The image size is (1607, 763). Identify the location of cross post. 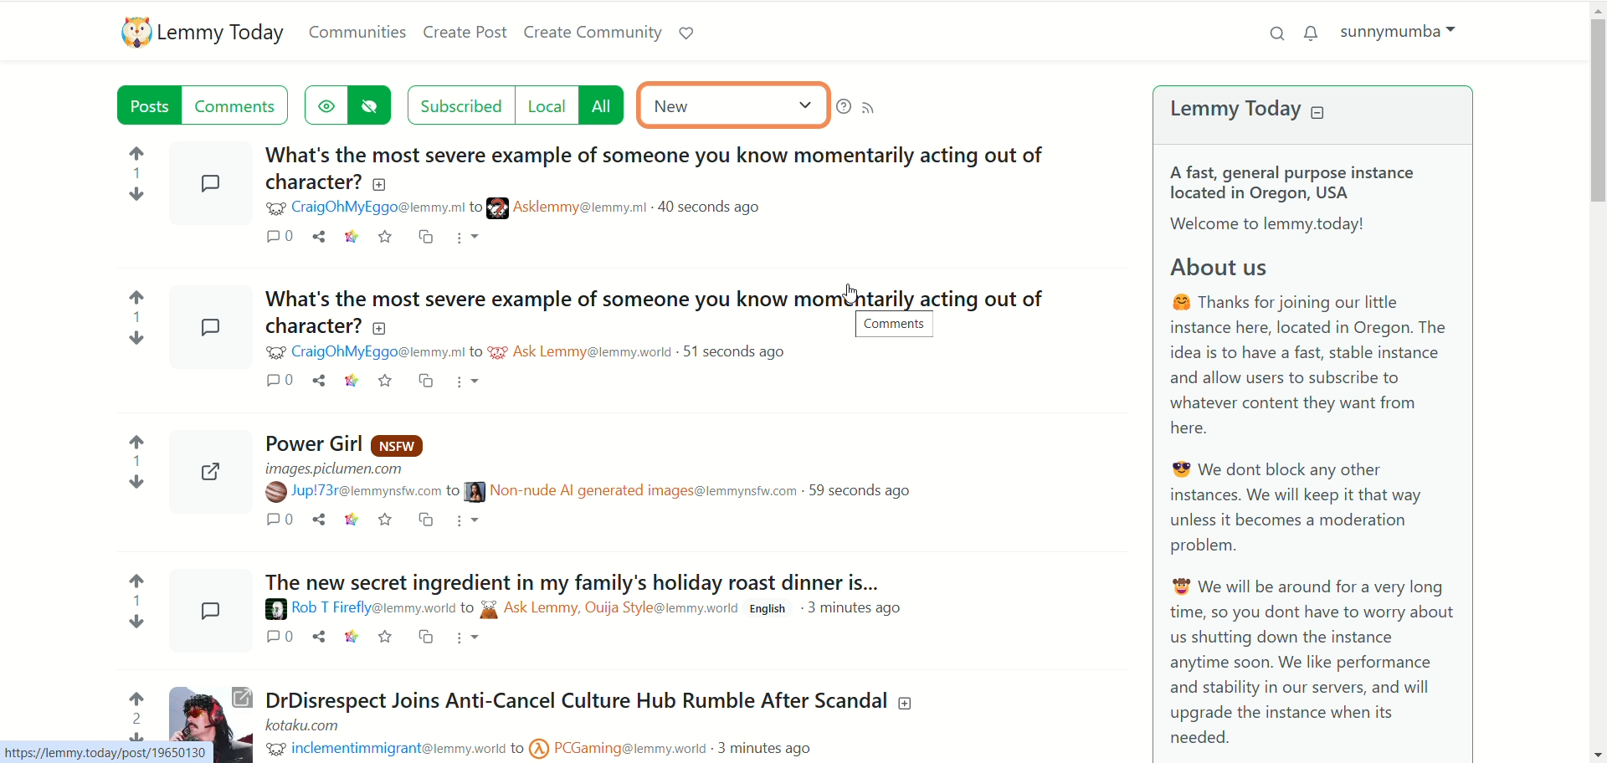
(429, 234).